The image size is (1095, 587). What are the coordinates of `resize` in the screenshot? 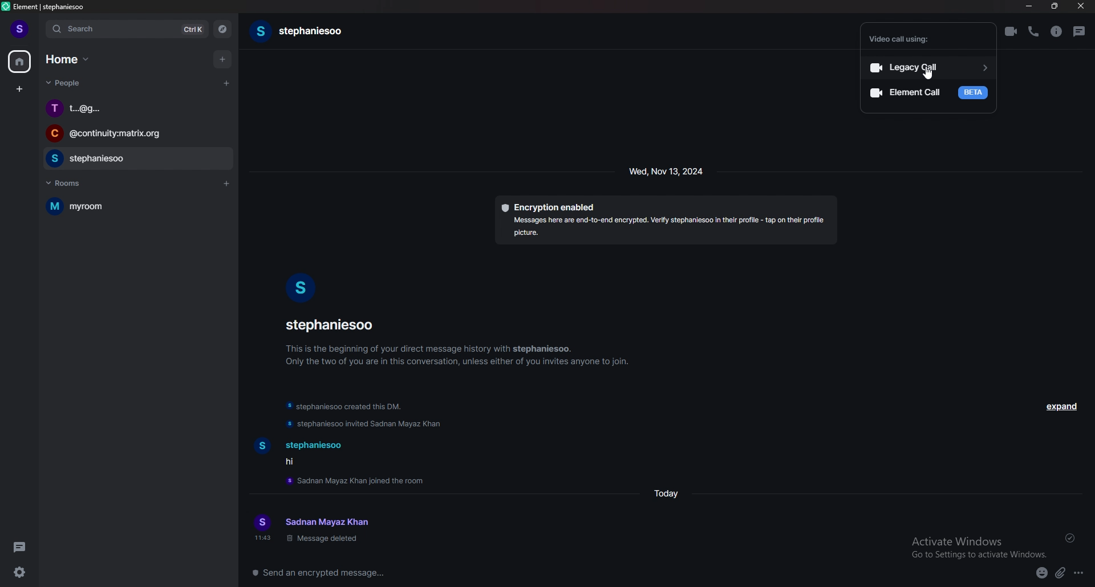 It's located at (1056, 6).